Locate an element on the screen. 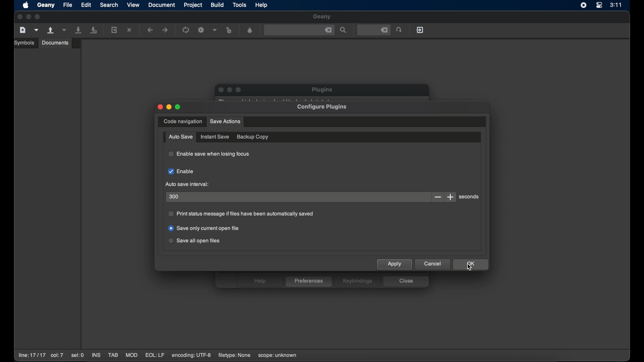 This screenshot has width=644, height=362. code navigation is located at coordinates (183, 122).